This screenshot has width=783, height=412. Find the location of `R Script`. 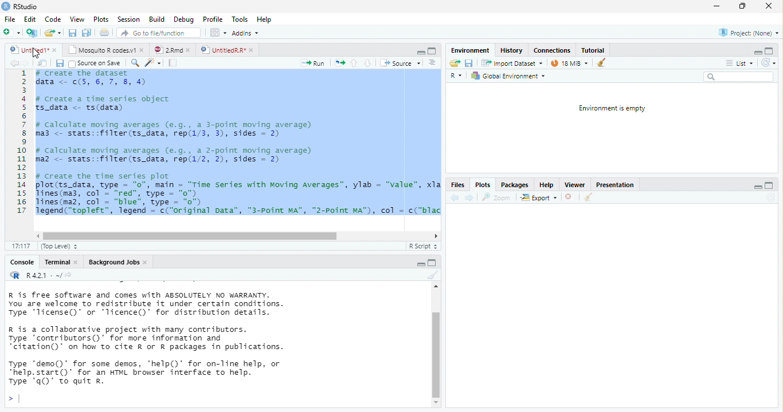

R Script is located at coordinates (422, 246).